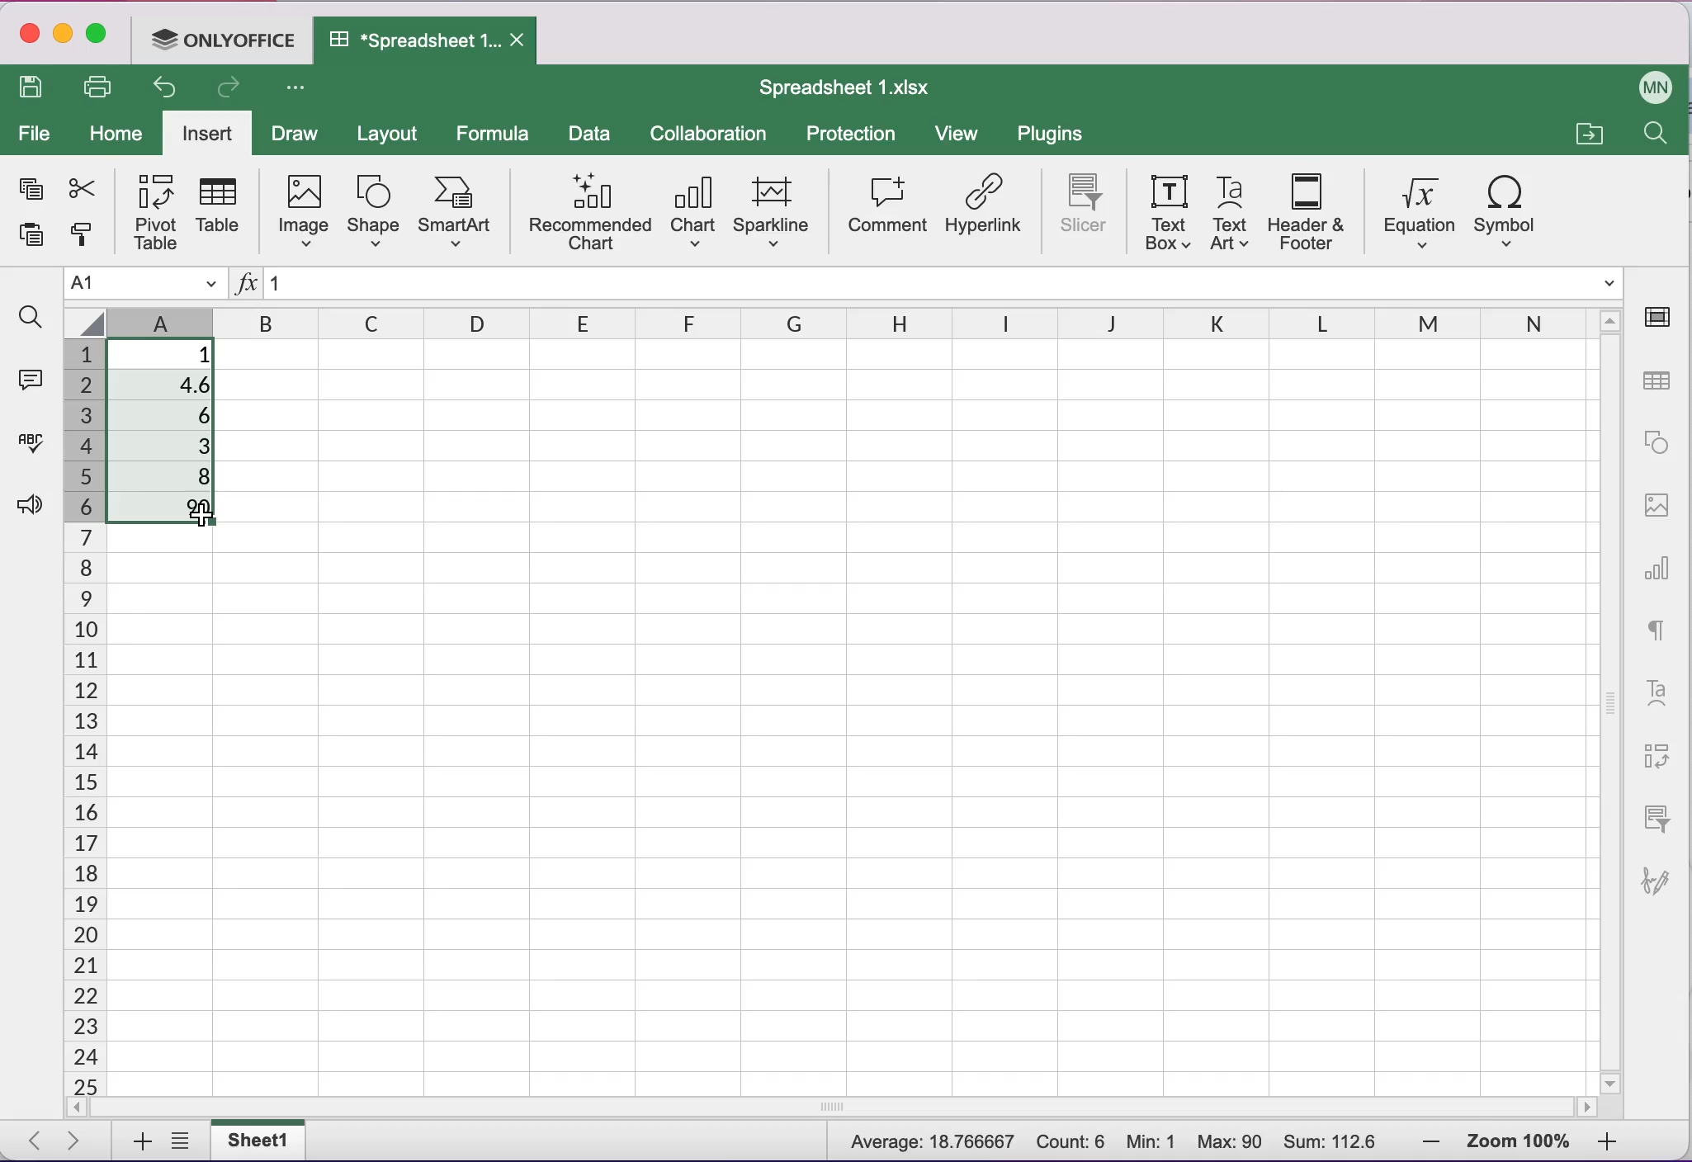  What do you see at coordinates (1655, 381) in the screenshot?
I see `table` at bounding box center [1655, 381].